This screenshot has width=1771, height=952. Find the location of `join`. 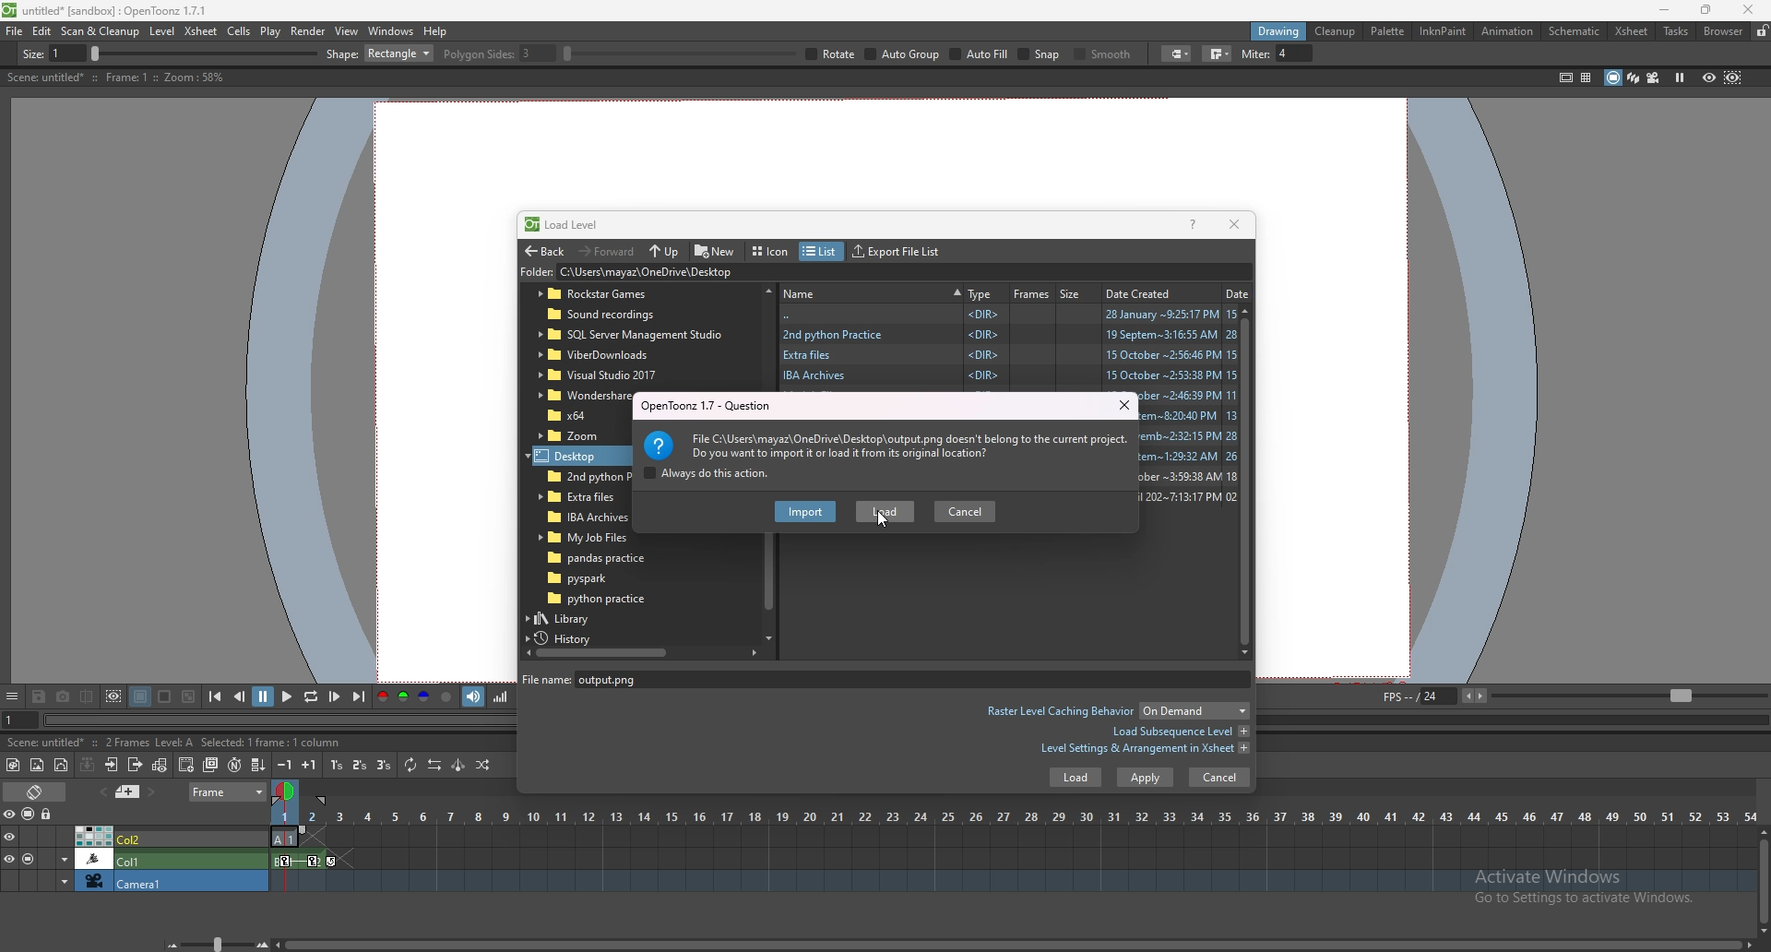

join is located at coordinates (1541, 54).